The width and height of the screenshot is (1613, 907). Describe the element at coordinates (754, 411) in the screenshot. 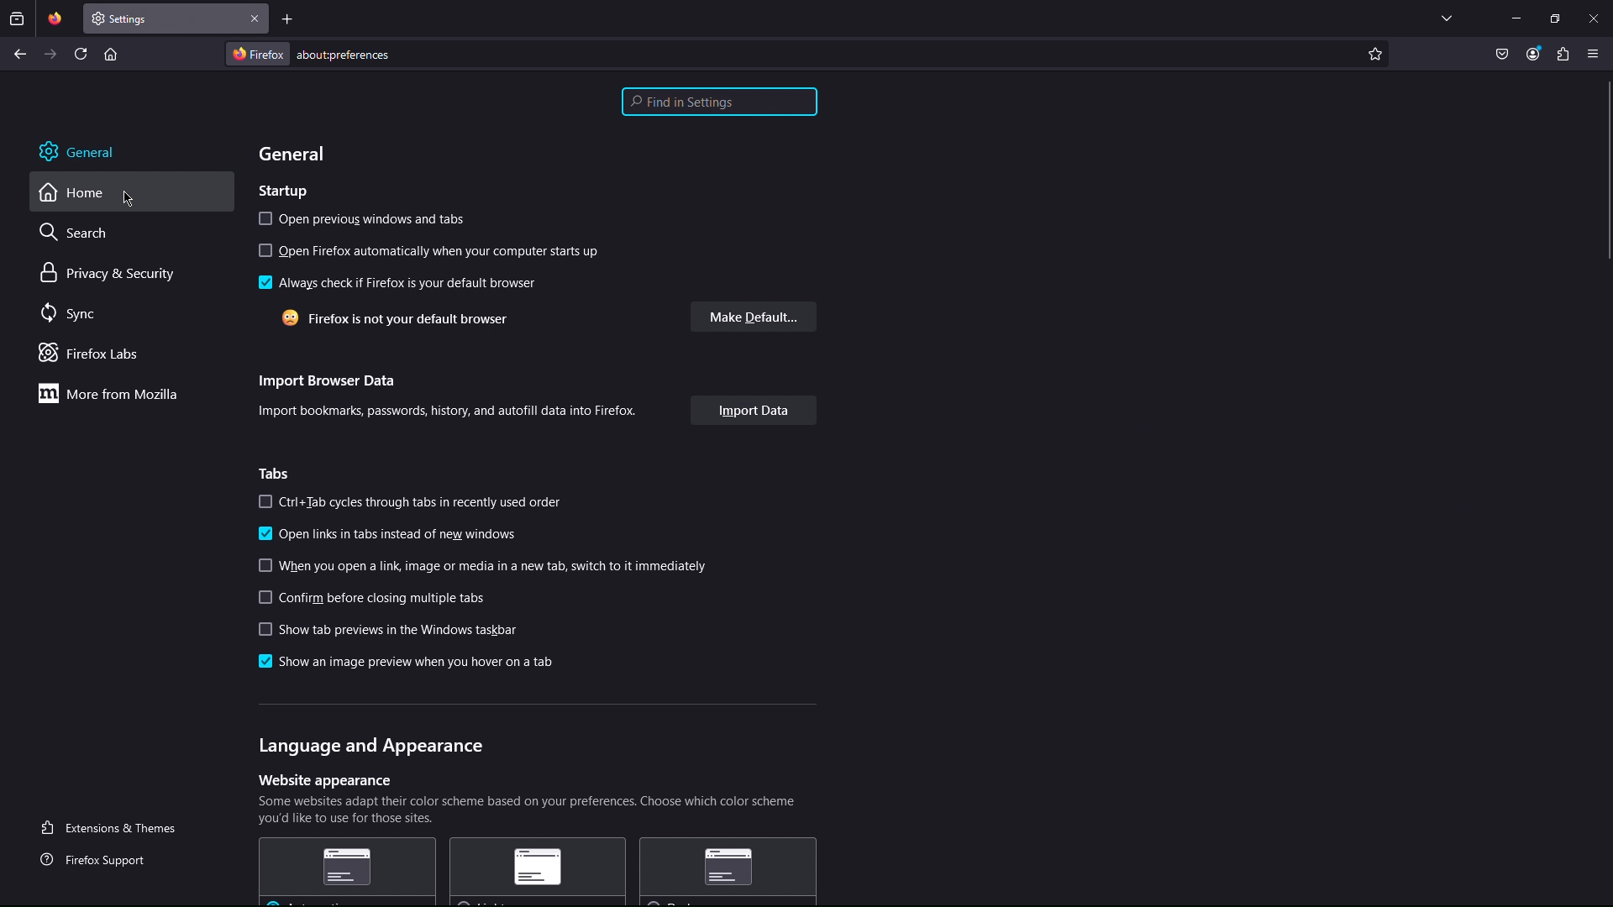

I see `Import Data` at that location.